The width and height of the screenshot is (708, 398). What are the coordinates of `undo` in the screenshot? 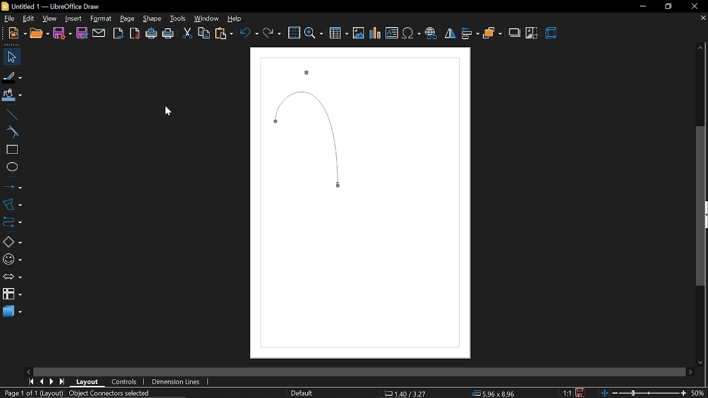 It's located at (249, 34).